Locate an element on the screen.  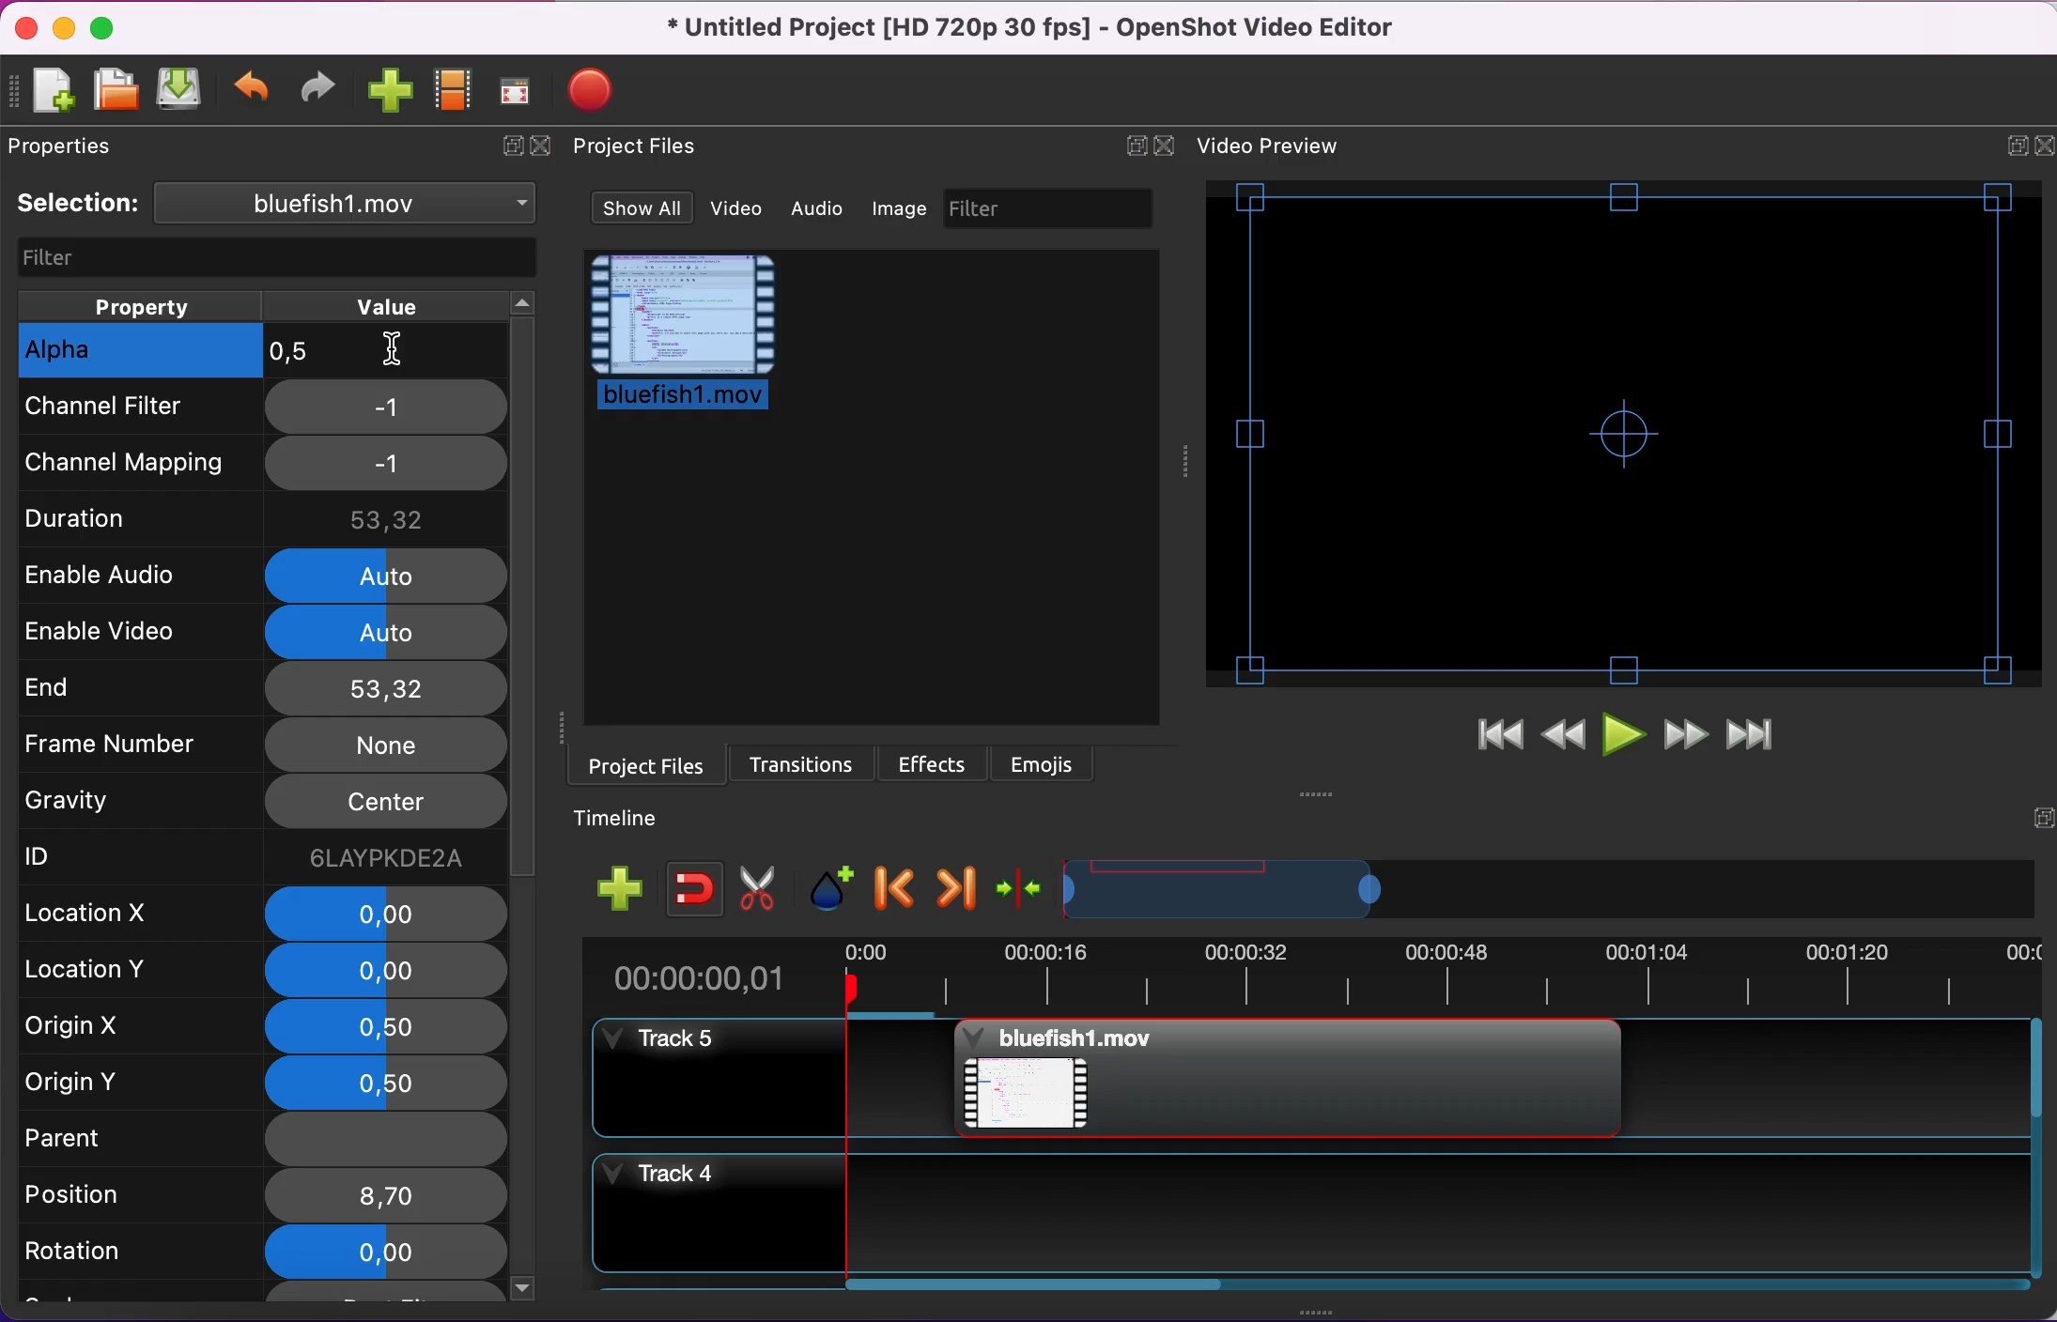
add marker is located at coordinates (837, 888).